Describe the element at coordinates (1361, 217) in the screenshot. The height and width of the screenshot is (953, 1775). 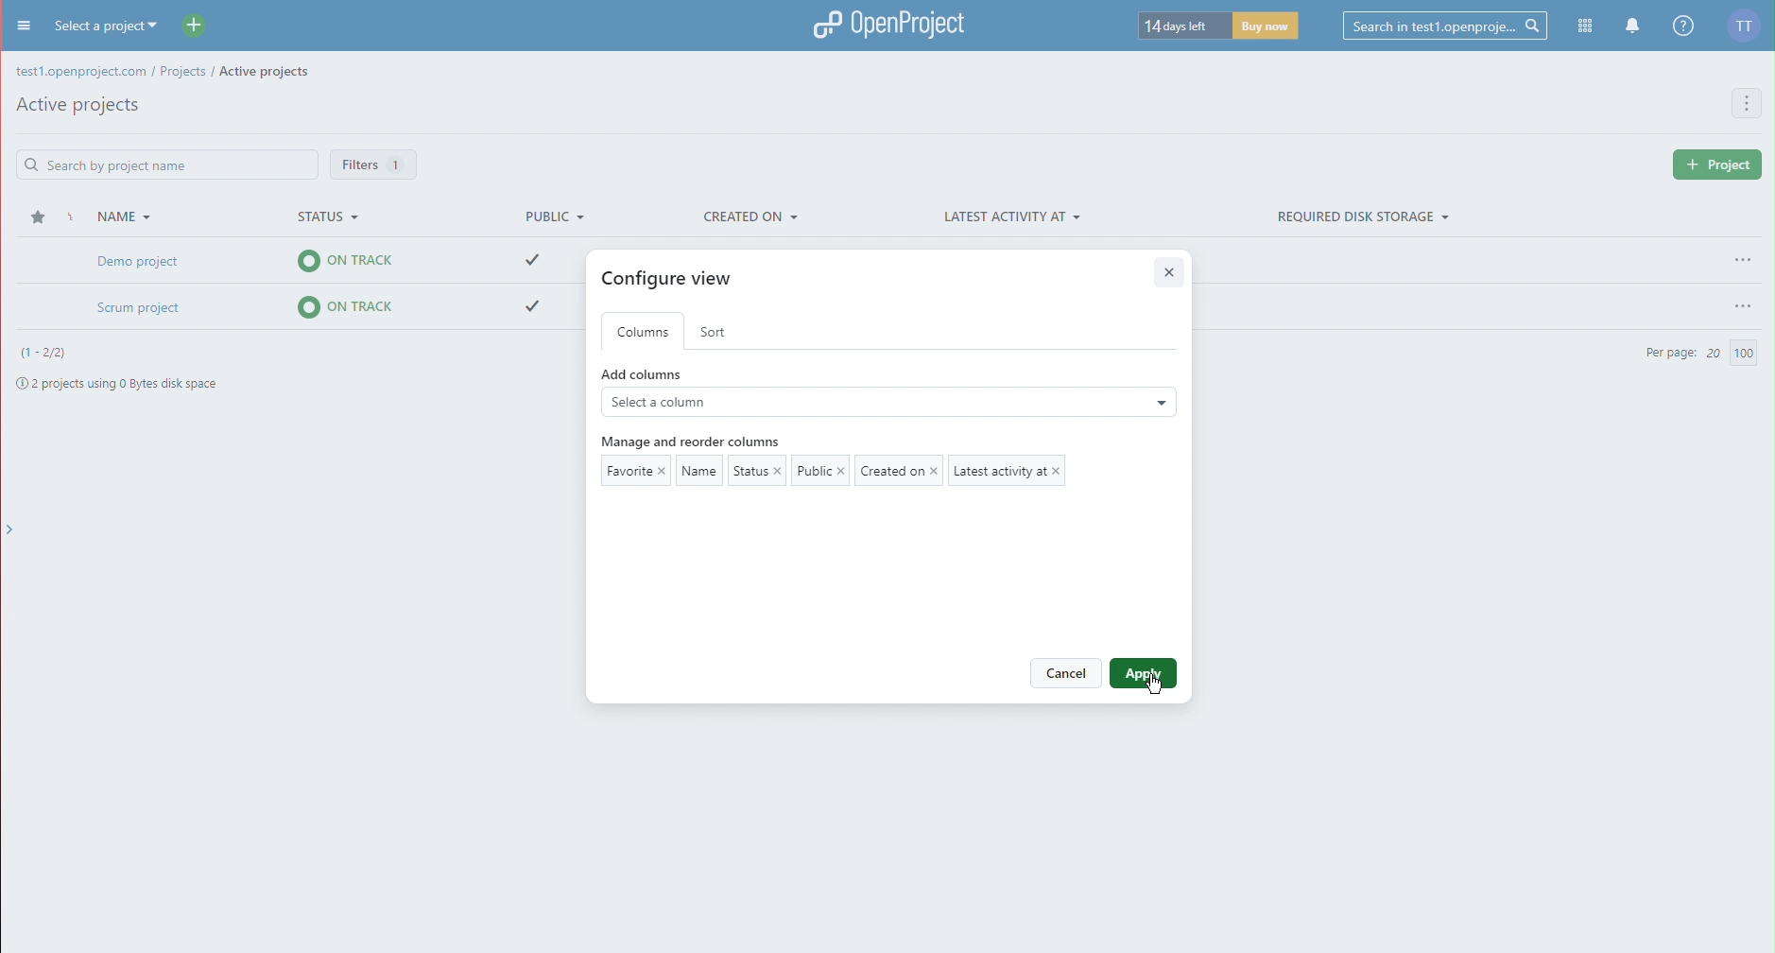
I see `Required Disk Storage` at that location.